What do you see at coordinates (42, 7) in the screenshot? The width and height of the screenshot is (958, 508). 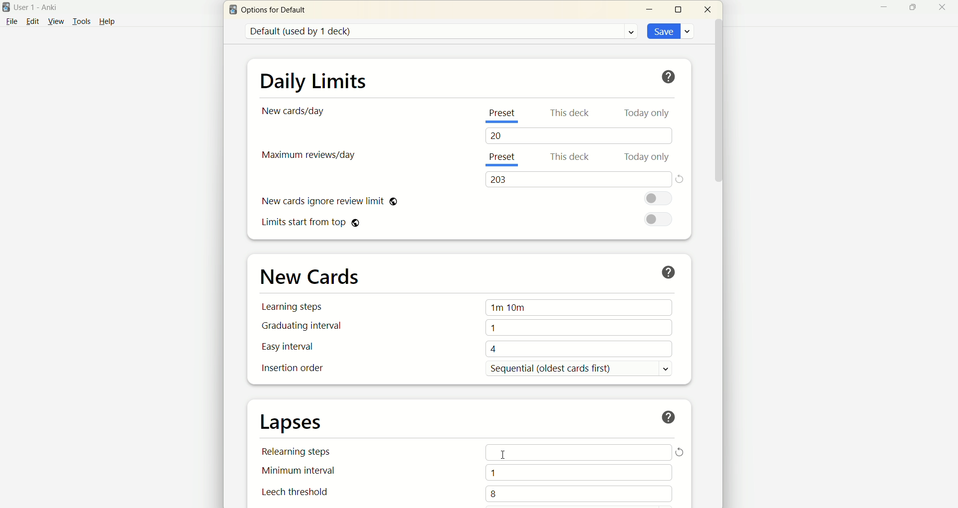 I see `User1-Anki` at bounding box center [42, 7].